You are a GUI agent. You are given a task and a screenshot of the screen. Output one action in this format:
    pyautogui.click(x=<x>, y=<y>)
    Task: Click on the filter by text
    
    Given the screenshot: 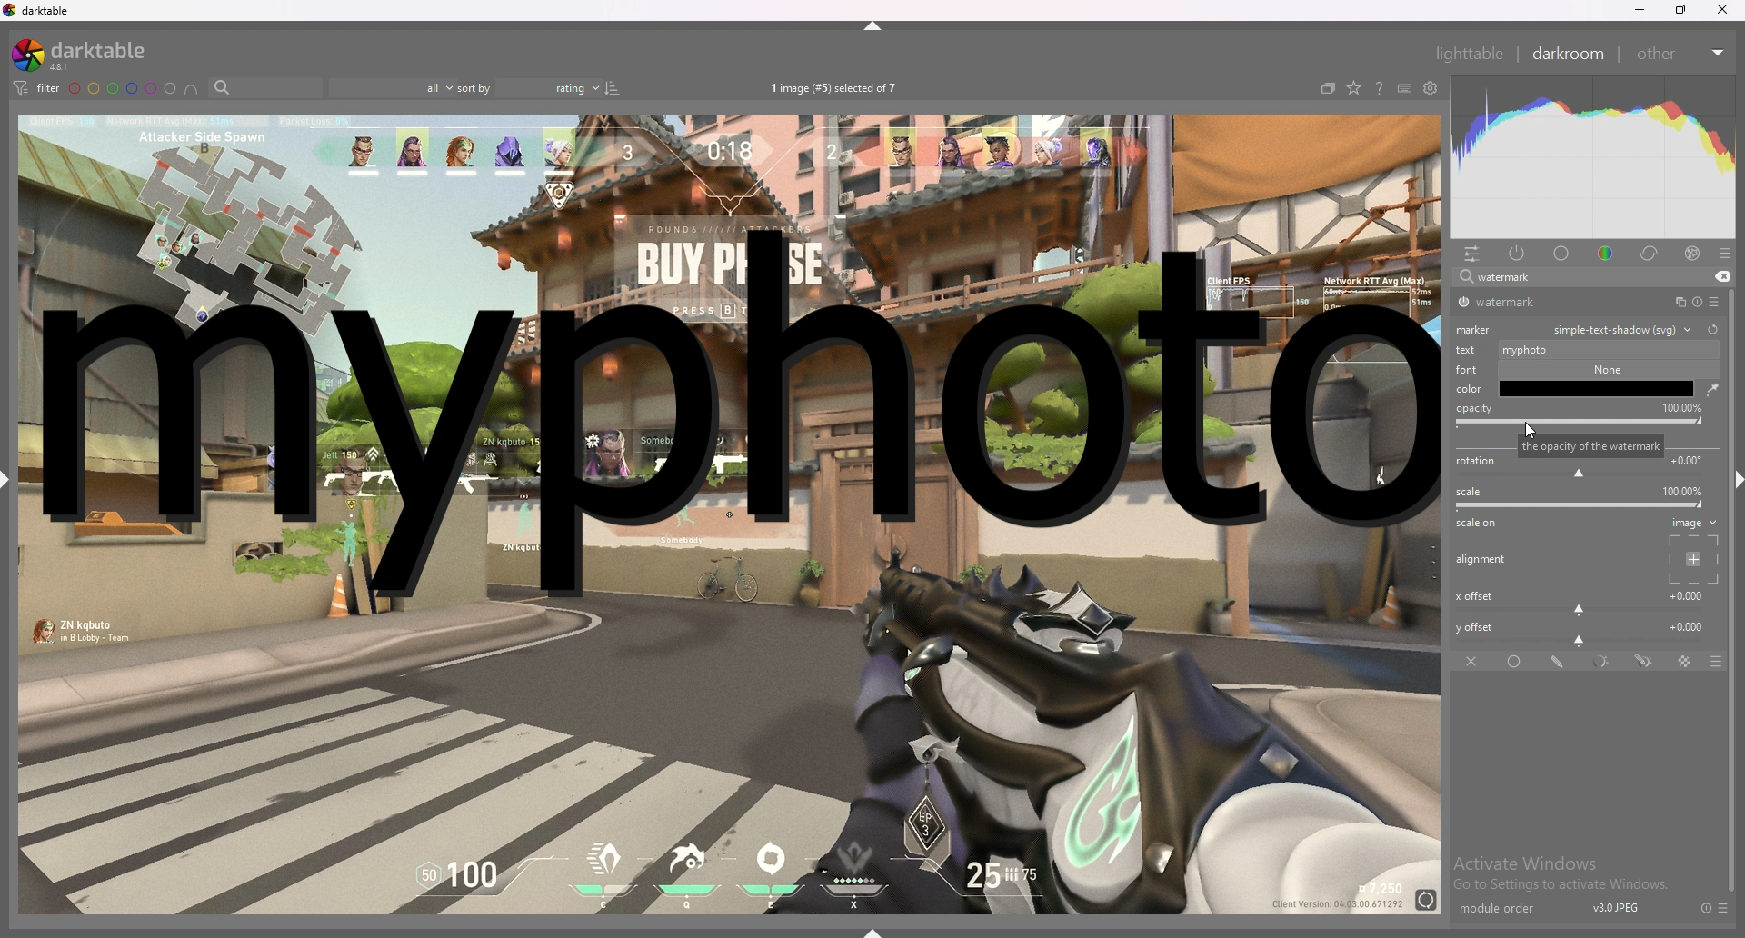 What is the action you would take?
    pyautogui.click(x=265, y=88)
    